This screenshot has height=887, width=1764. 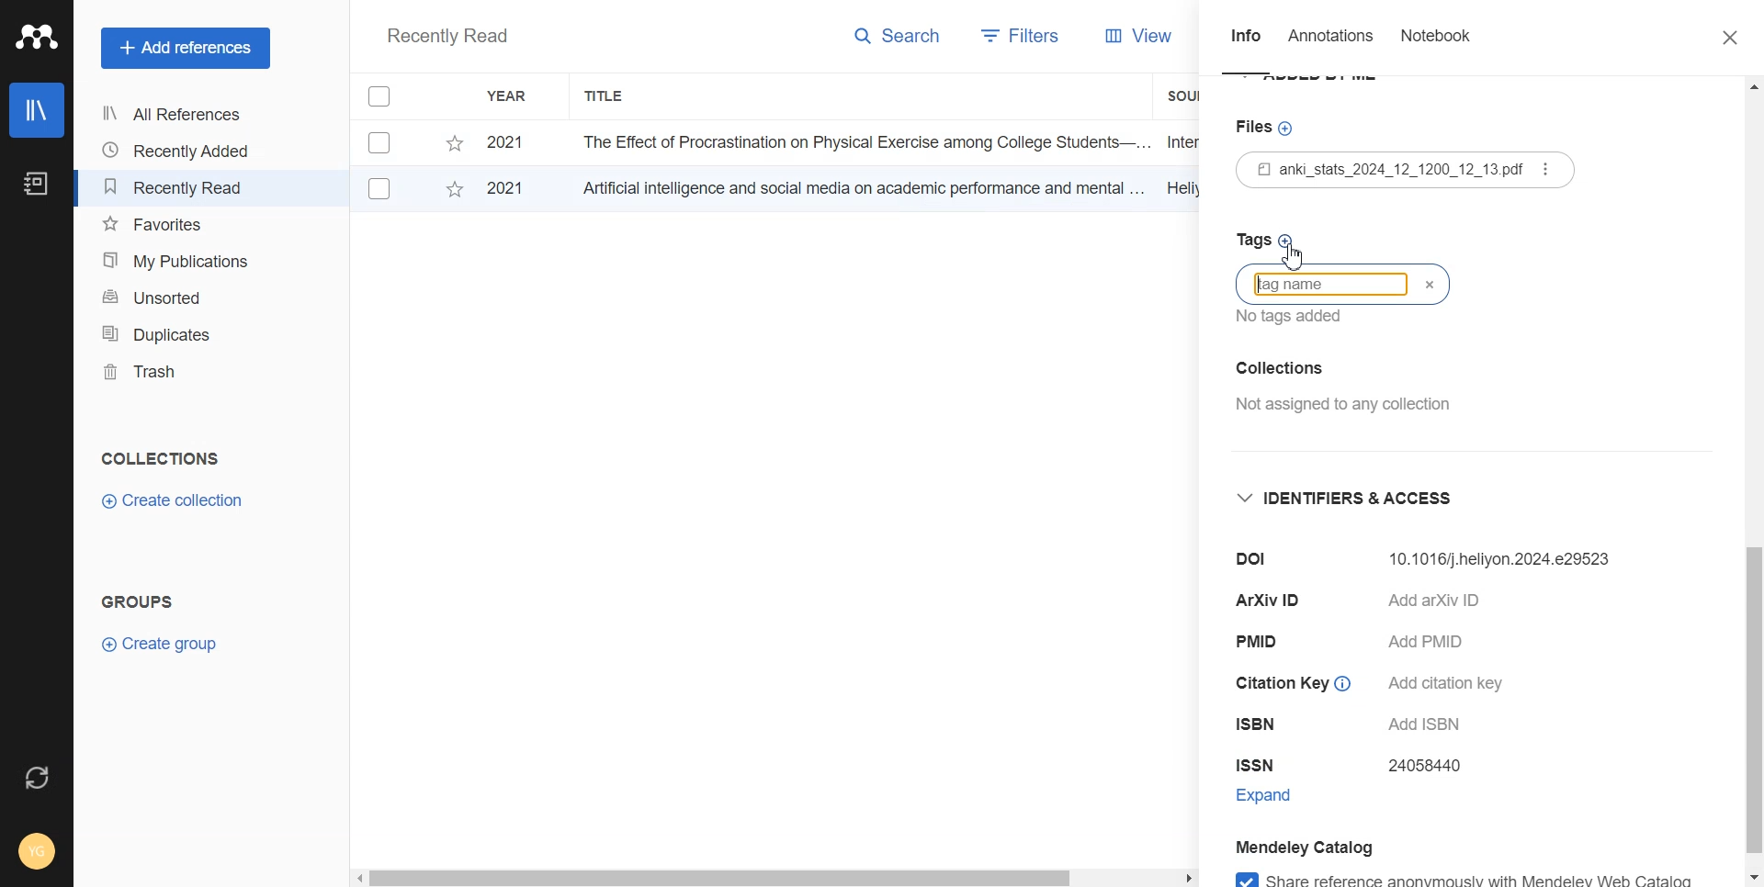 I want to click on No tags added, so click(x=1296, y=323).